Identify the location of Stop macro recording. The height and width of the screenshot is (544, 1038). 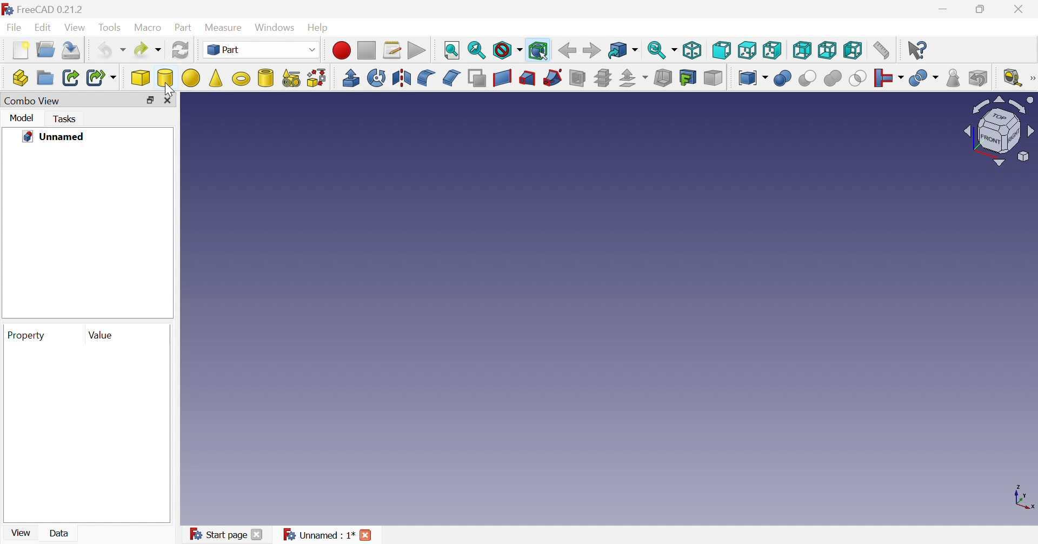
(367, 50).